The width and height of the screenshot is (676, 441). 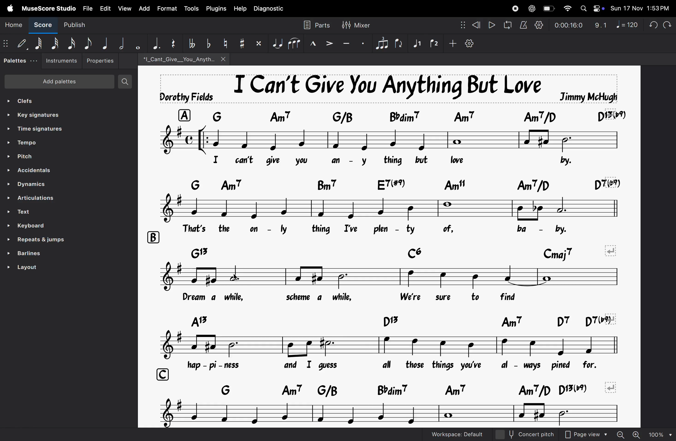 What do you see at coordinates (347, 42) in the screenshot?
I see `tenuto` at bounding box center [347, 42].